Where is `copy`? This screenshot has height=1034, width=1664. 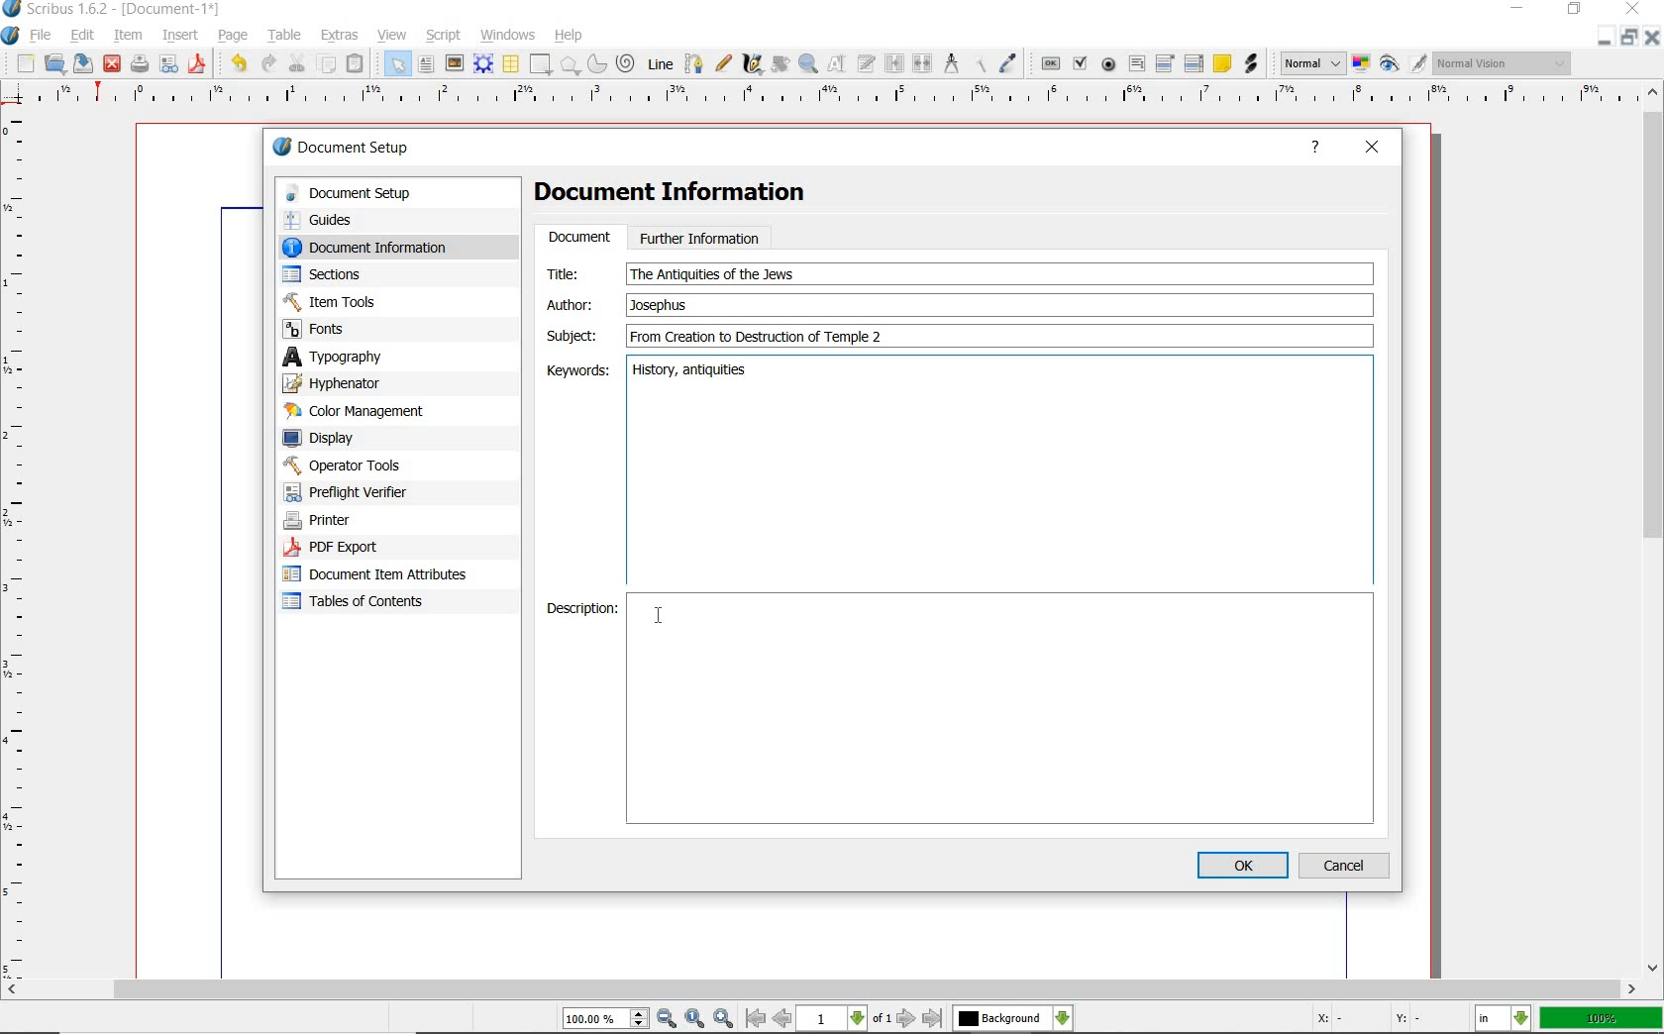 copy is located at coordinates (327, 63).